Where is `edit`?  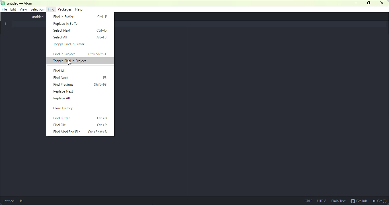 edit is located at coordinates (13, 9).